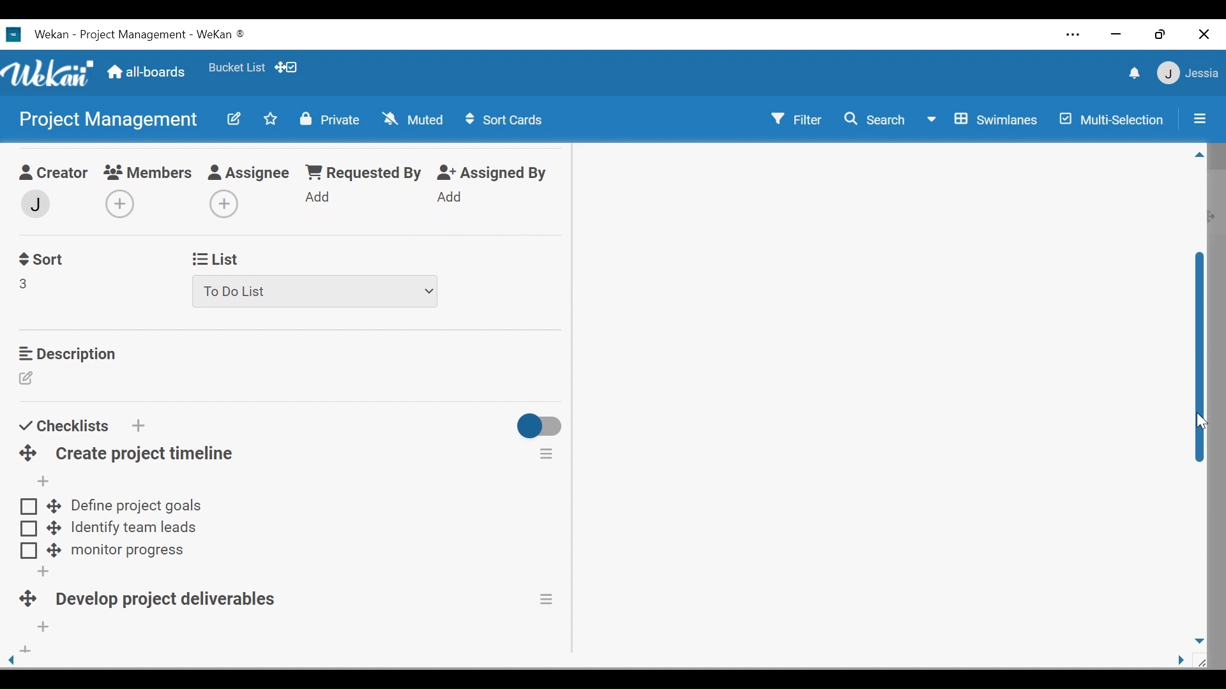 This screenshot has width=1226, height=689. Describe the element at coordinates (107, 119) in the screenshot. I see `Board name` at that location.